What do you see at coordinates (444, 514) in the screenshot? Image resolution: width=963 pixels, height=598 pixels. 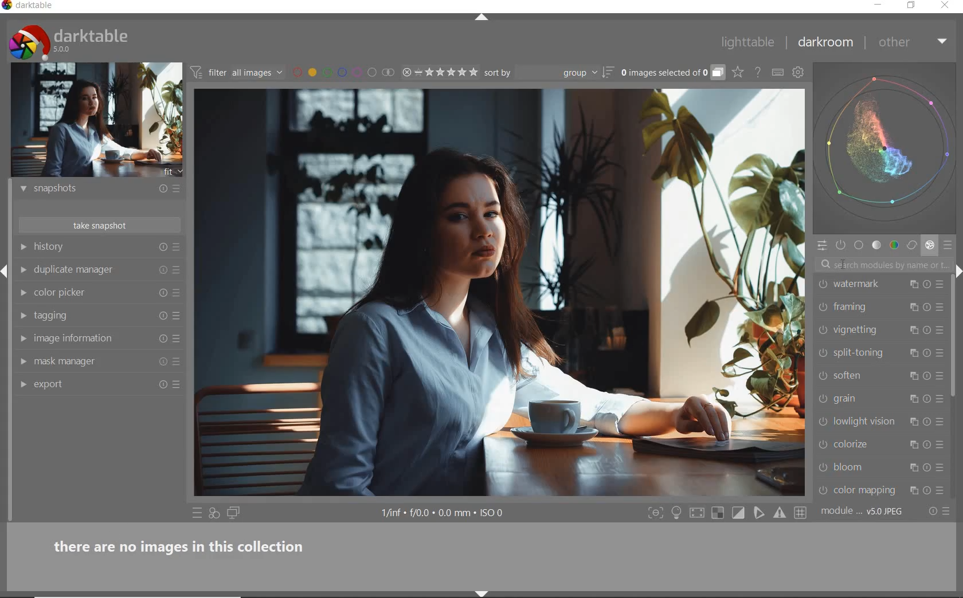 I see `display information` at bounding box center [444, 514].